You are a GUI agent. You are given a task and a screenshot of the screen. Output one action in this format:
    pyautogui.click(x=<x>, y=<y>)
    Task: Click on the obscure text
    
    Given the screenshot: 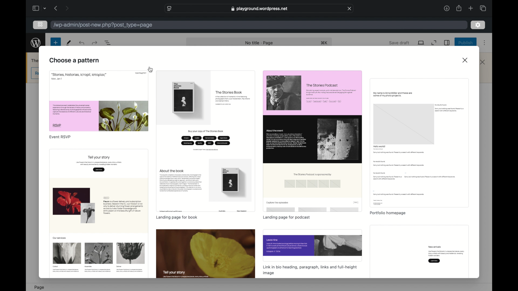 What is the action you would take?
    pyautogui.click(x=35, y=60)
    